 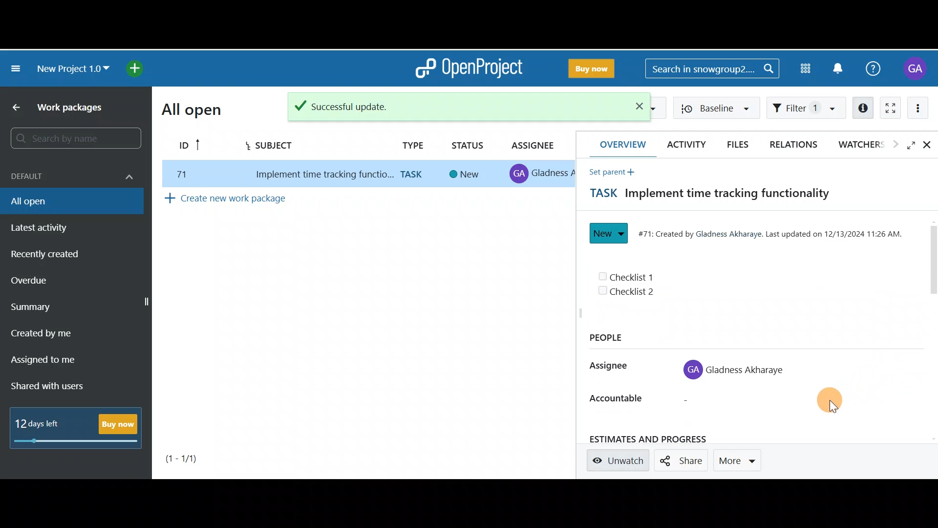 I want to click on Open details view, so click(x=861, y=107).